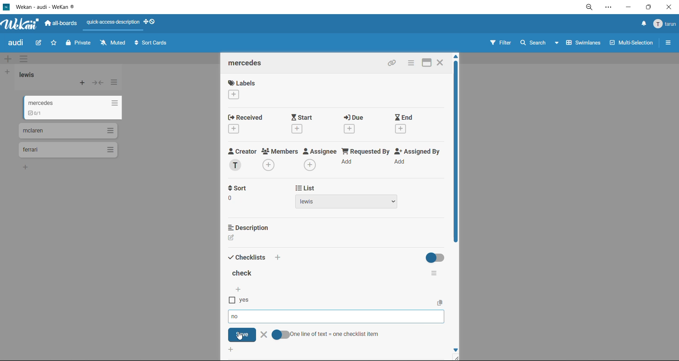 The height and width of the screenshot is (361, 679). I want to click on edit, so click(39, 42).